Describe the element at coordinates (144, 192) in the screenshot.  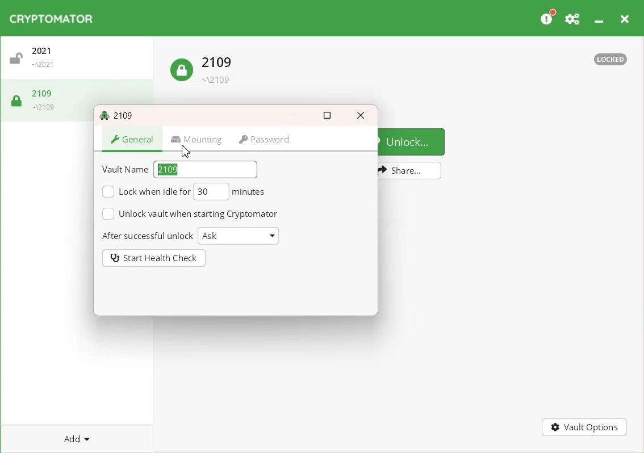
I see `Lock when idle for min.` at that location.